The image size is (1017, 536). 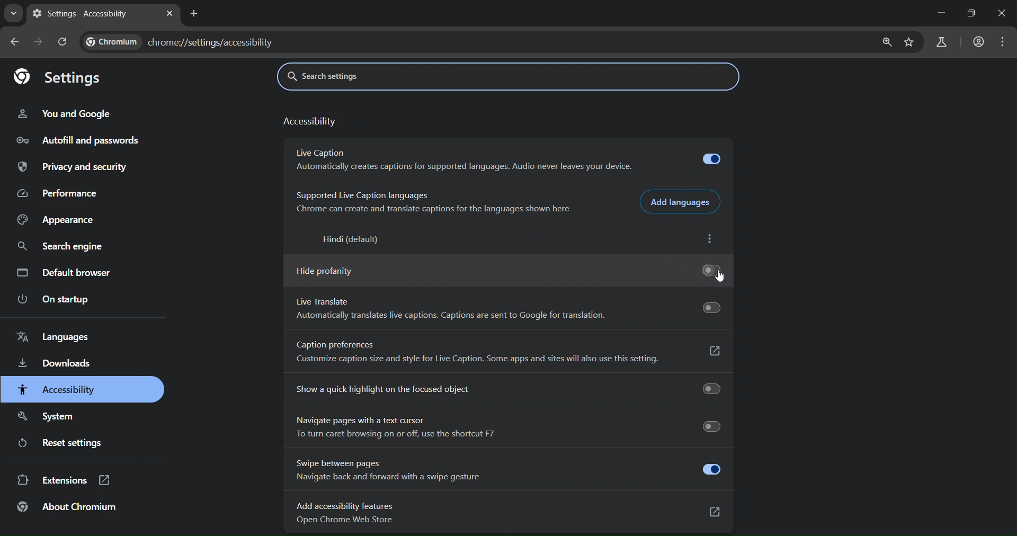 I want to click on search tab, so click(x=14, y=15).